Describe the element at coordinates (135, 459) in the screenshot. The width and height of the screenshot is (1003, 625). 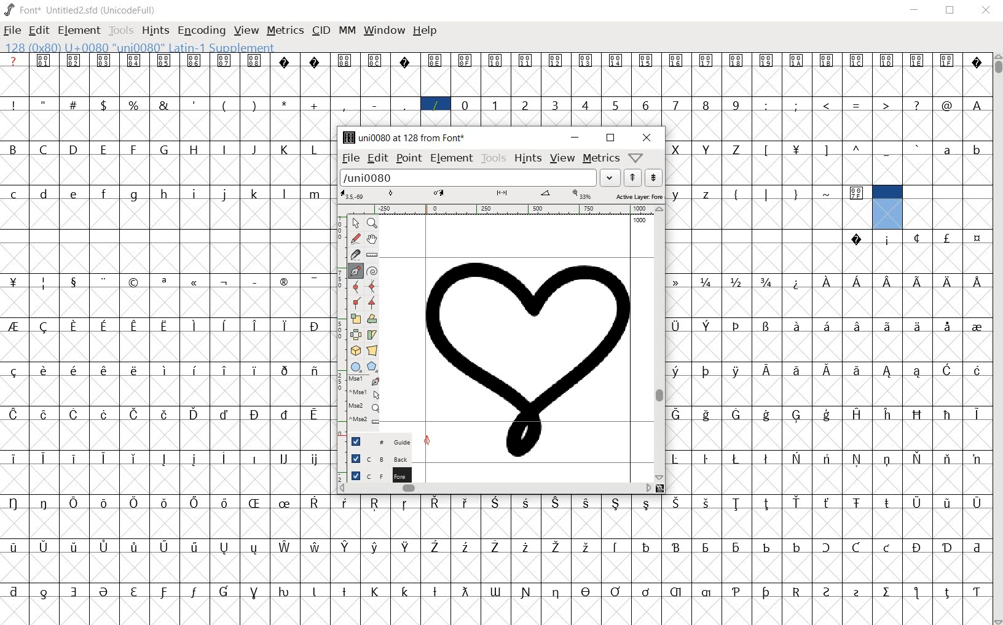
I see `glyph` at that location.